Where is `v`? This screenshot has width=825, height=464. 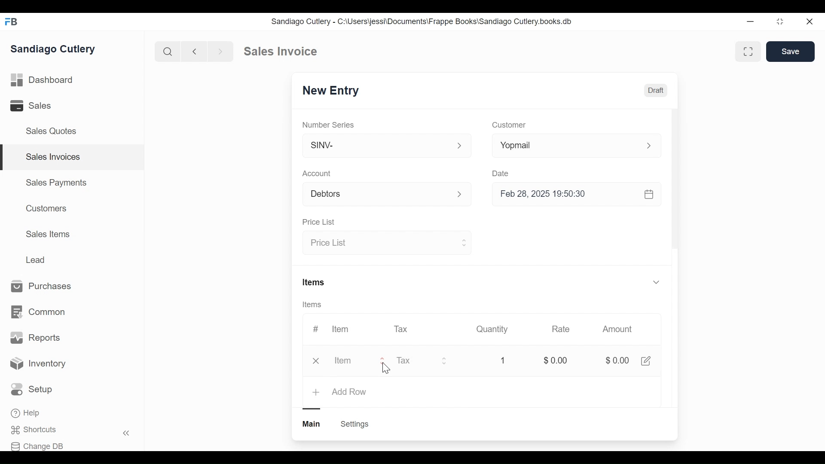 v is located at coordinates (657, 283).